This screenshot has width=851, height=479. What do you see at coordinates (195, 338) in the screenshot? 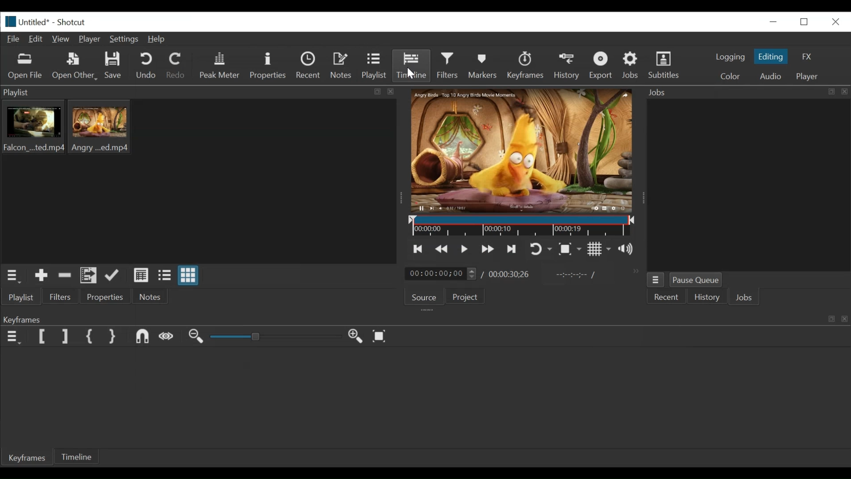
I see `zoom keyframe out` at bounding box center [195, 338].